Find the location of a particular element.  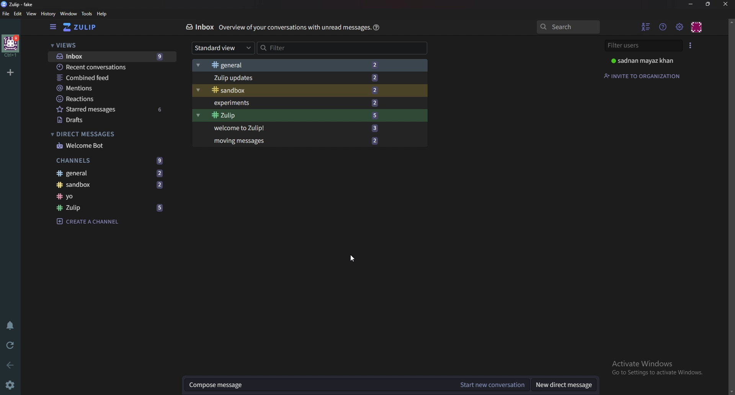

user list style is located at coordinates (690, 45).